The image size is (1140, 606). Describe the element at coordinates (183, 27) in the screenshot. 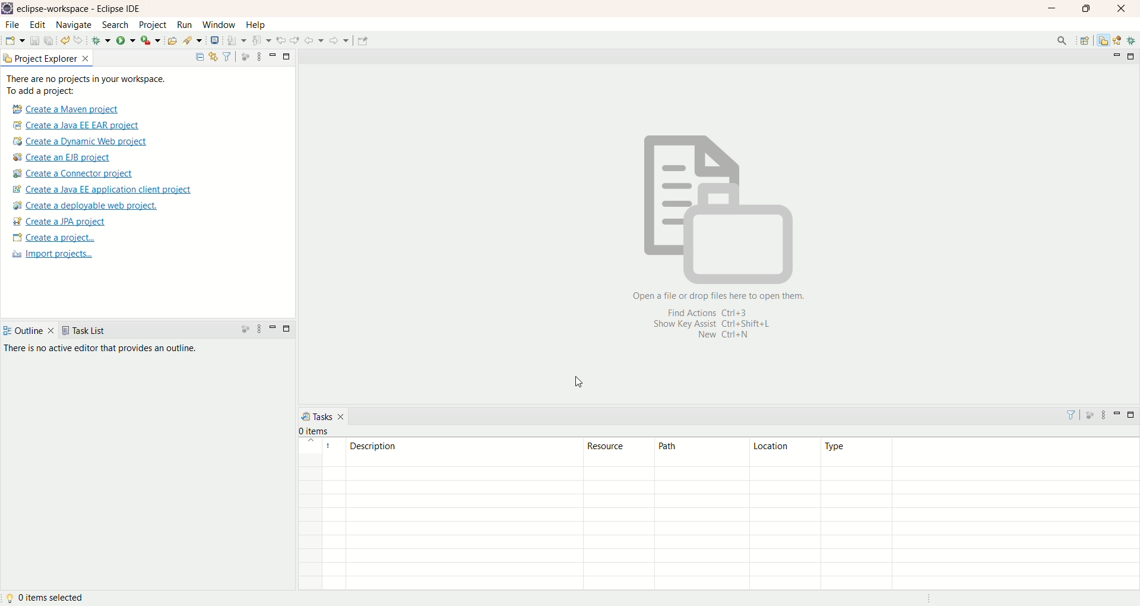

I see `run` at that location.